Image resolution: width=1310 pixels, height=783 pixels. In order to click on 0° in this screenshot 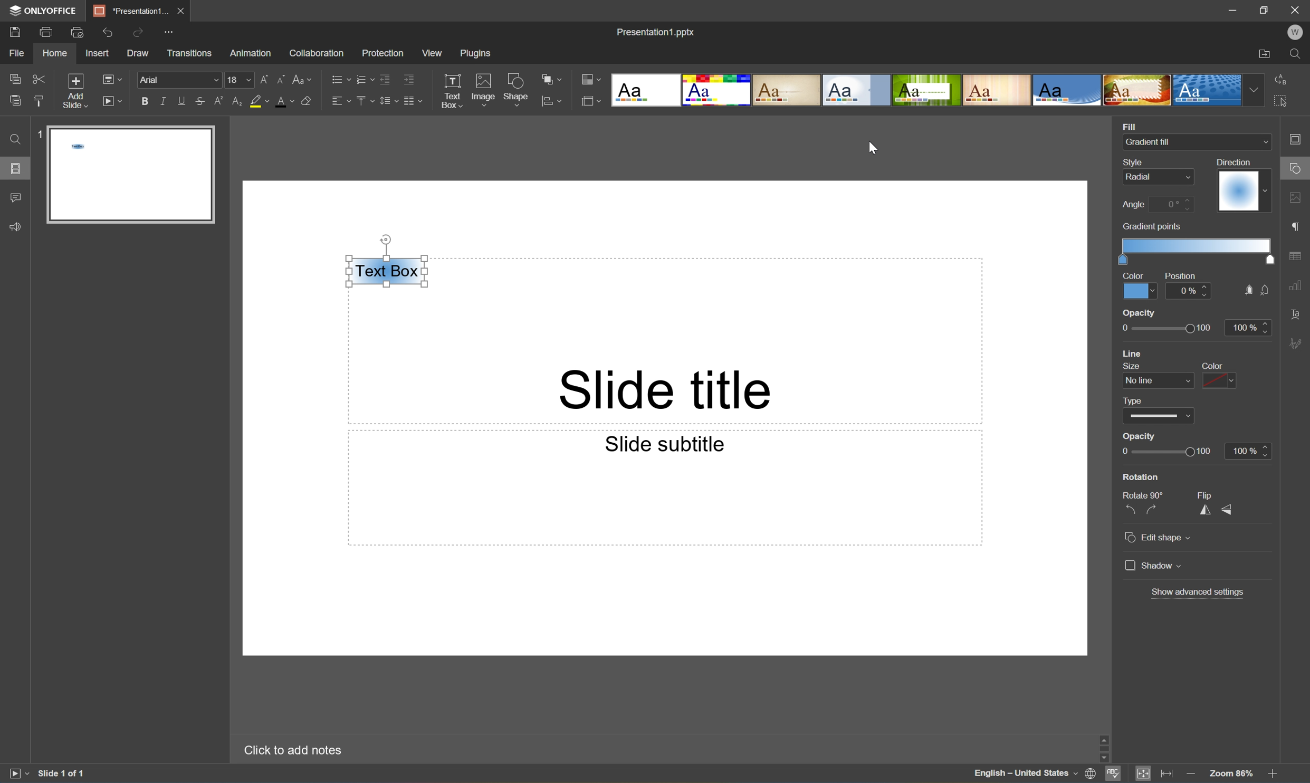, I will do `click(1174, 203)`.